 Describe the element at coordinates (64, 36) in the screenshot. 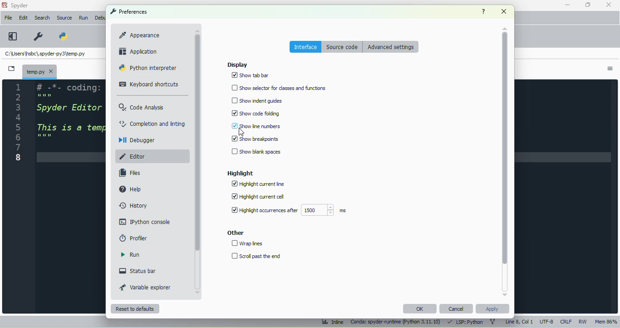

I see `PYTHONPATH manager` at that location.